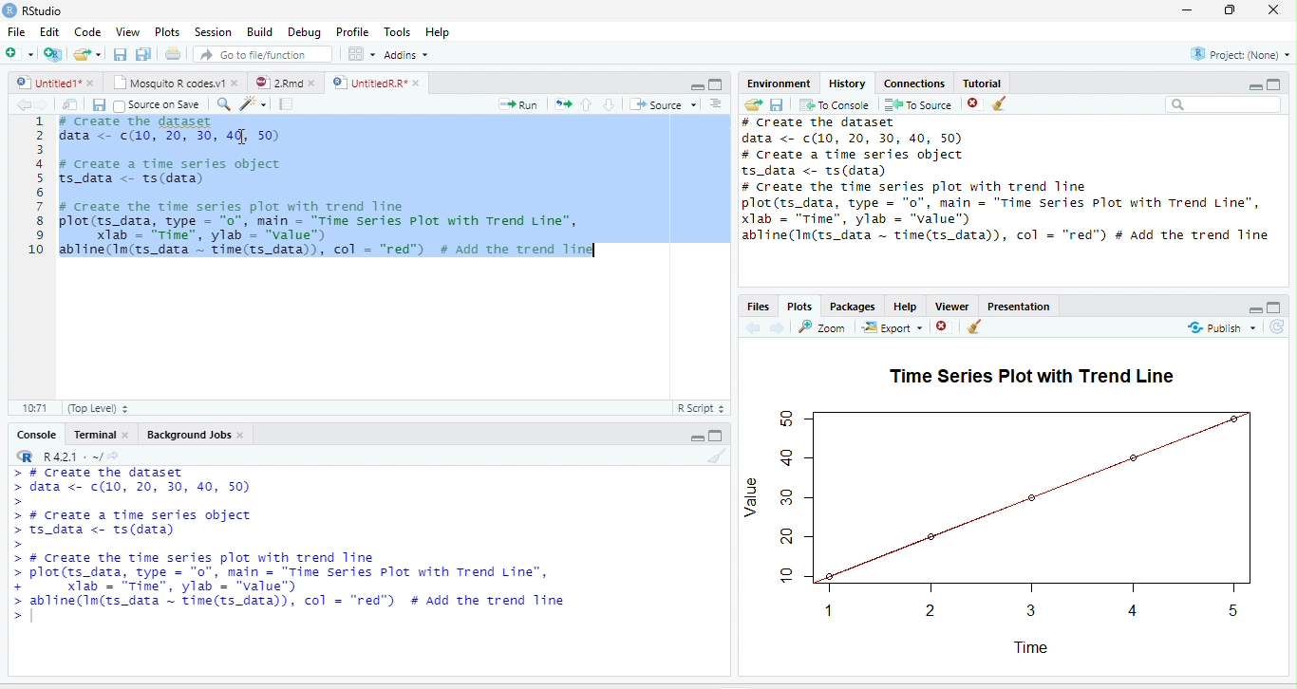 The height and width of the screenshot is (689, 1297). What do you see at coordinates (26, 456) in the screenshot?
I see `R` at bounding box center [26, 456].